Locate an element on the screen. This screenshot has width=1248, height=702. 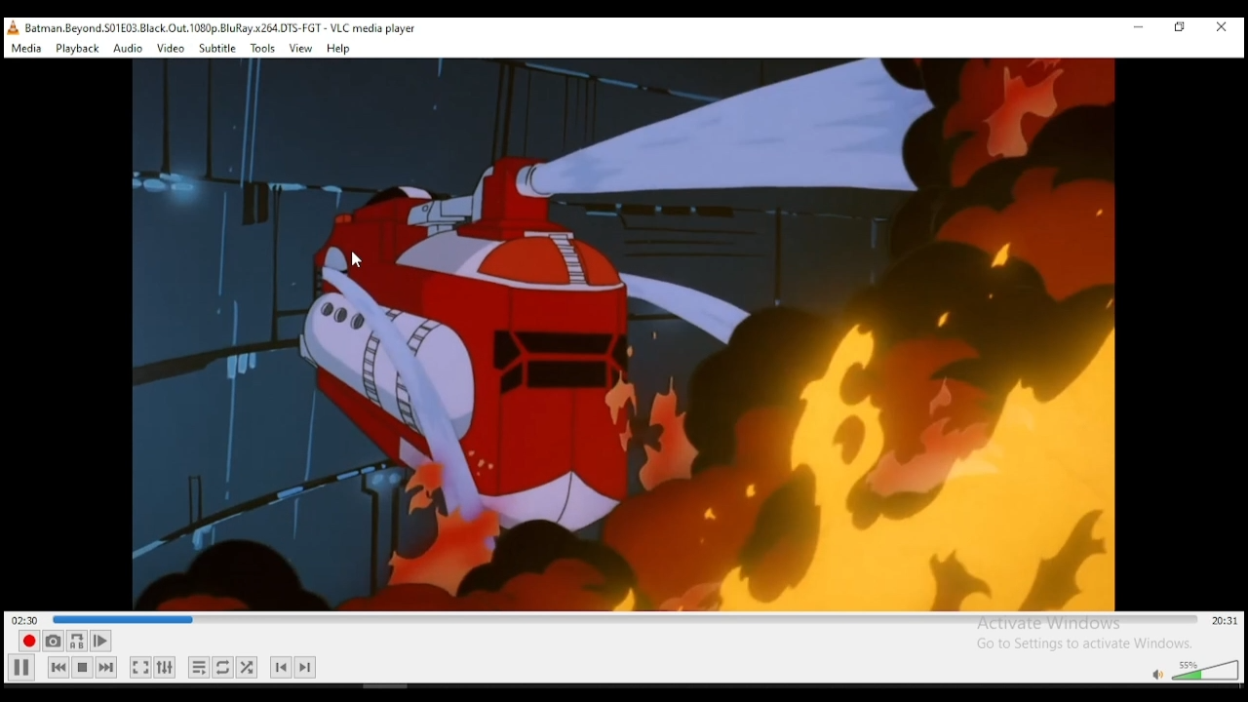
mute/unmute is located at coordinates (1154, 673).